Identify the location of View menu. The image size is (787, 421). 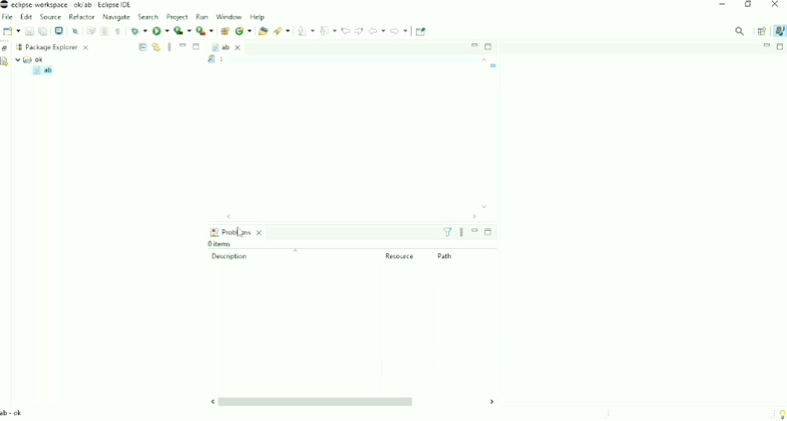
(461, 233).